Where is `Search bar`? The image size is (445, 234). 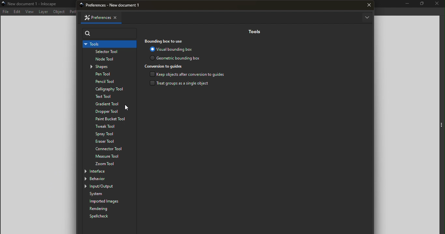 Search bar is located at coordinates (110, 33).